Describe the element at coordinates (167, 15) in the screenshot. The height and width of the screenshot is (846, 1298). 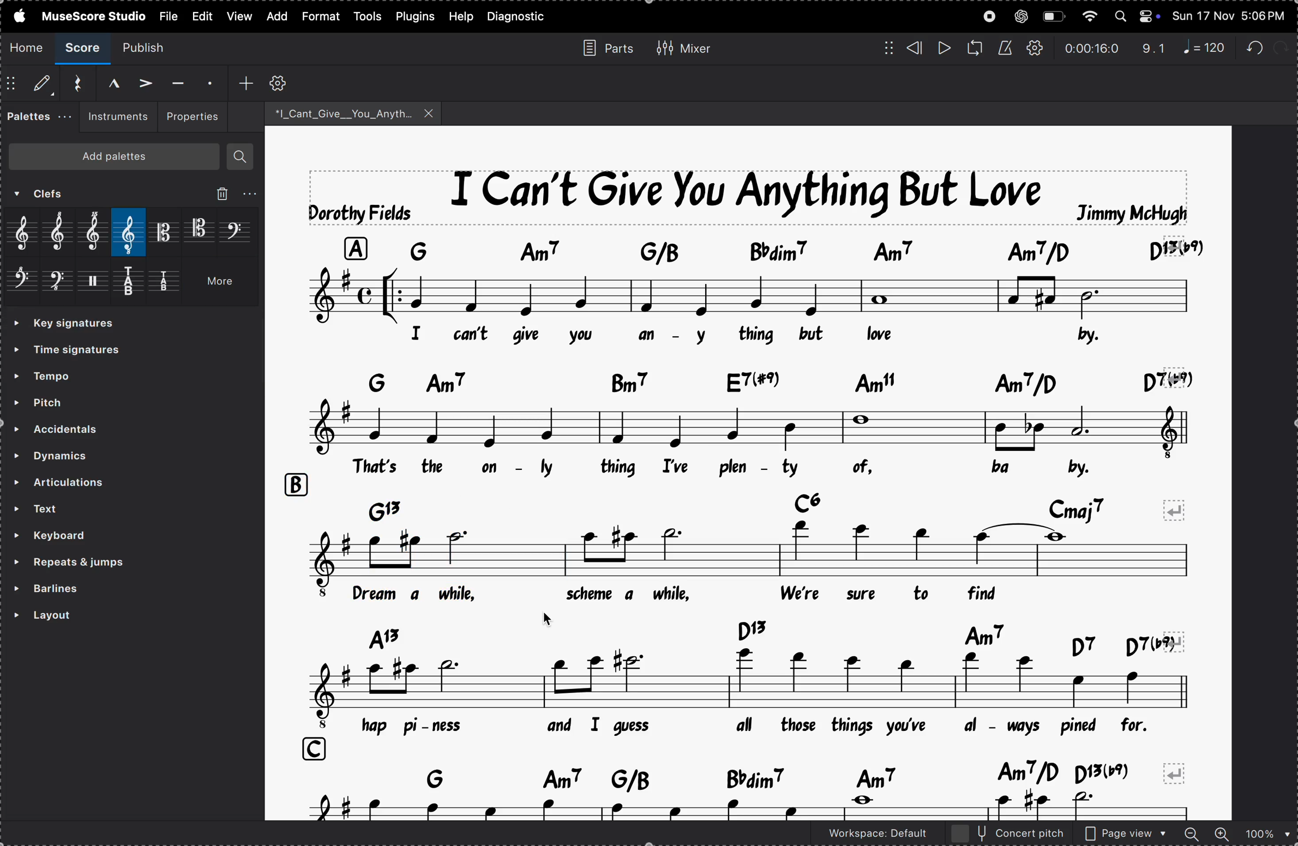
I see `file` at that location.